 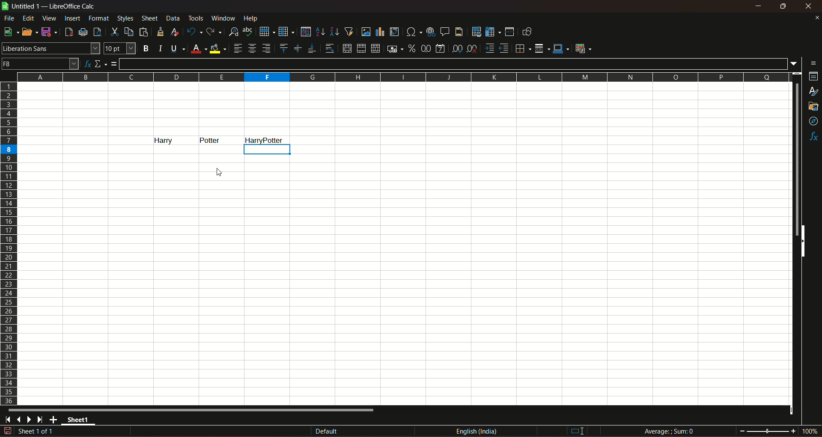 What do you see at coordinates (814, 92) in the screenshot?
I see `styles` at bounding box center [814, 92].